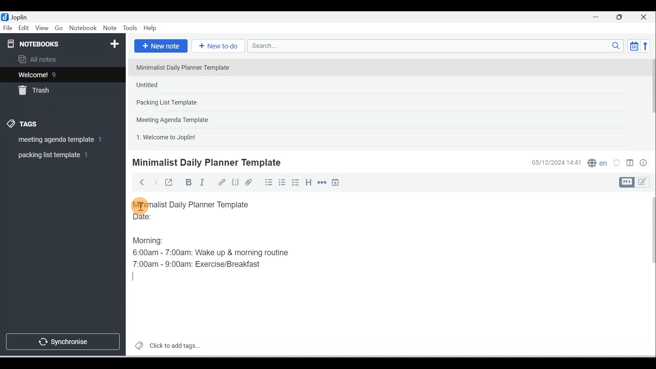 Image resolution: width=656 pixels, height=369 pixels. I want to click on Note 1, so click(188, 67).